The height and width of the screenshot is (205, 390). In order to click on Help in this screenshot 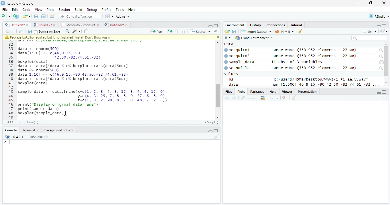, I will do `click(273, 91)`.